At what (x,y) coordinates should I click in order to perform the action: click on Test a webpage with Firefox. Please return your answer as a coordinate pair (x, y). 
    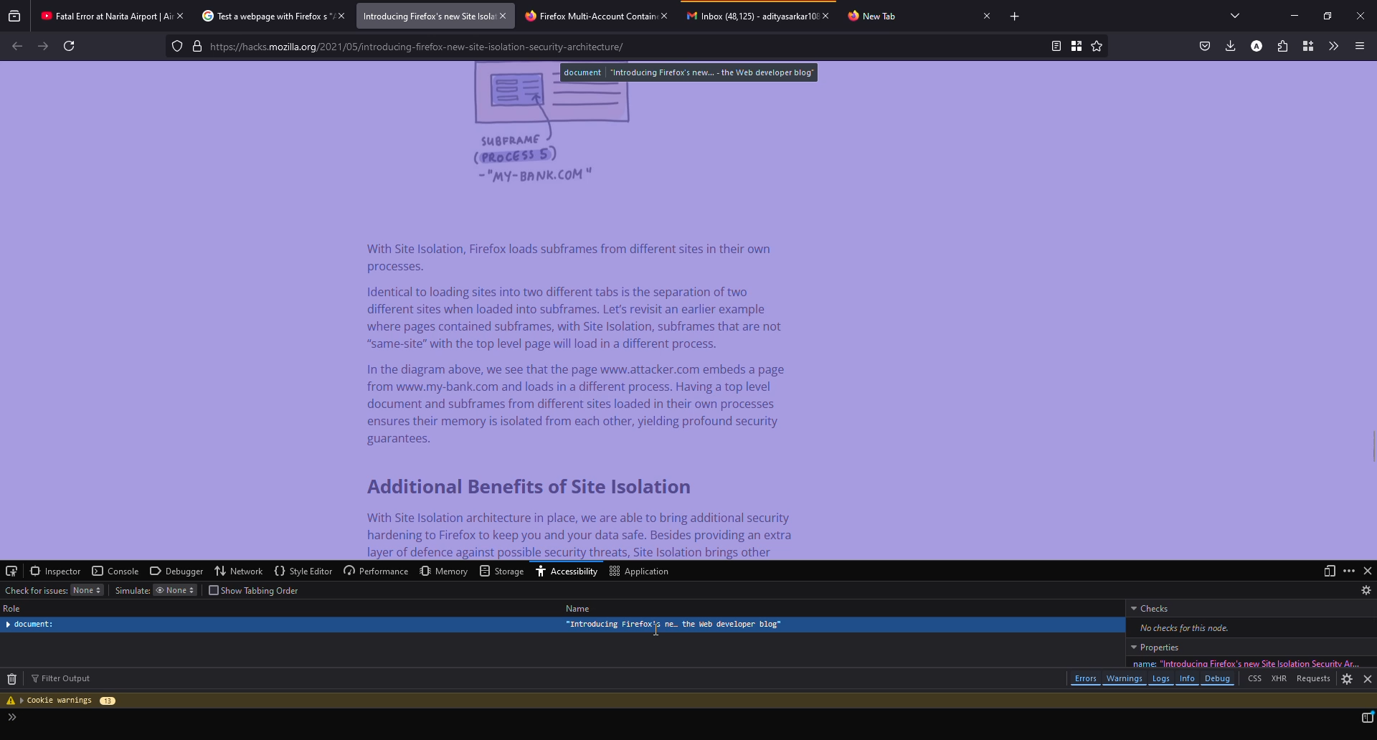
    Looking at the image, I should click on (262, 16).